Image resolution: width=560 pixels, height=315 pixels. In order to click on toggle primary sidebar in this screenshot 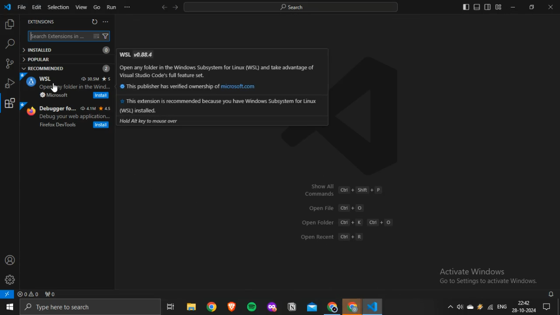, I will do `click(466, 7)`.